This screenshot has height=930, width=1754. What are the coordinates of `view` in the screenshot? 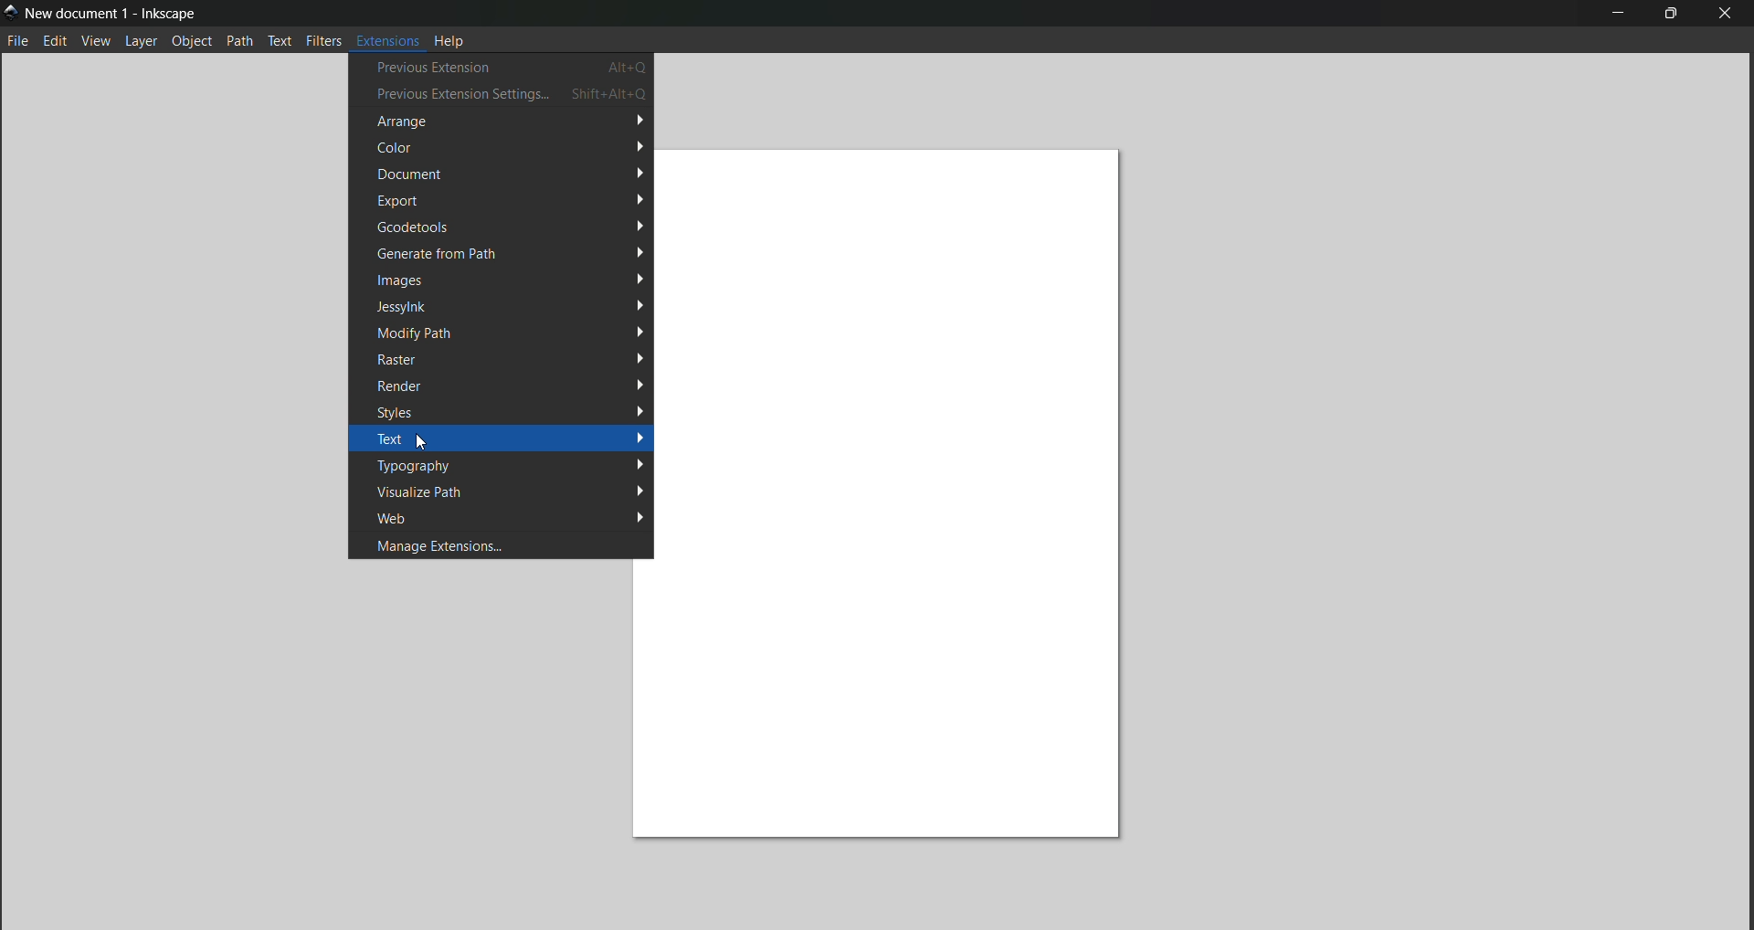 It's located at (97, 42).